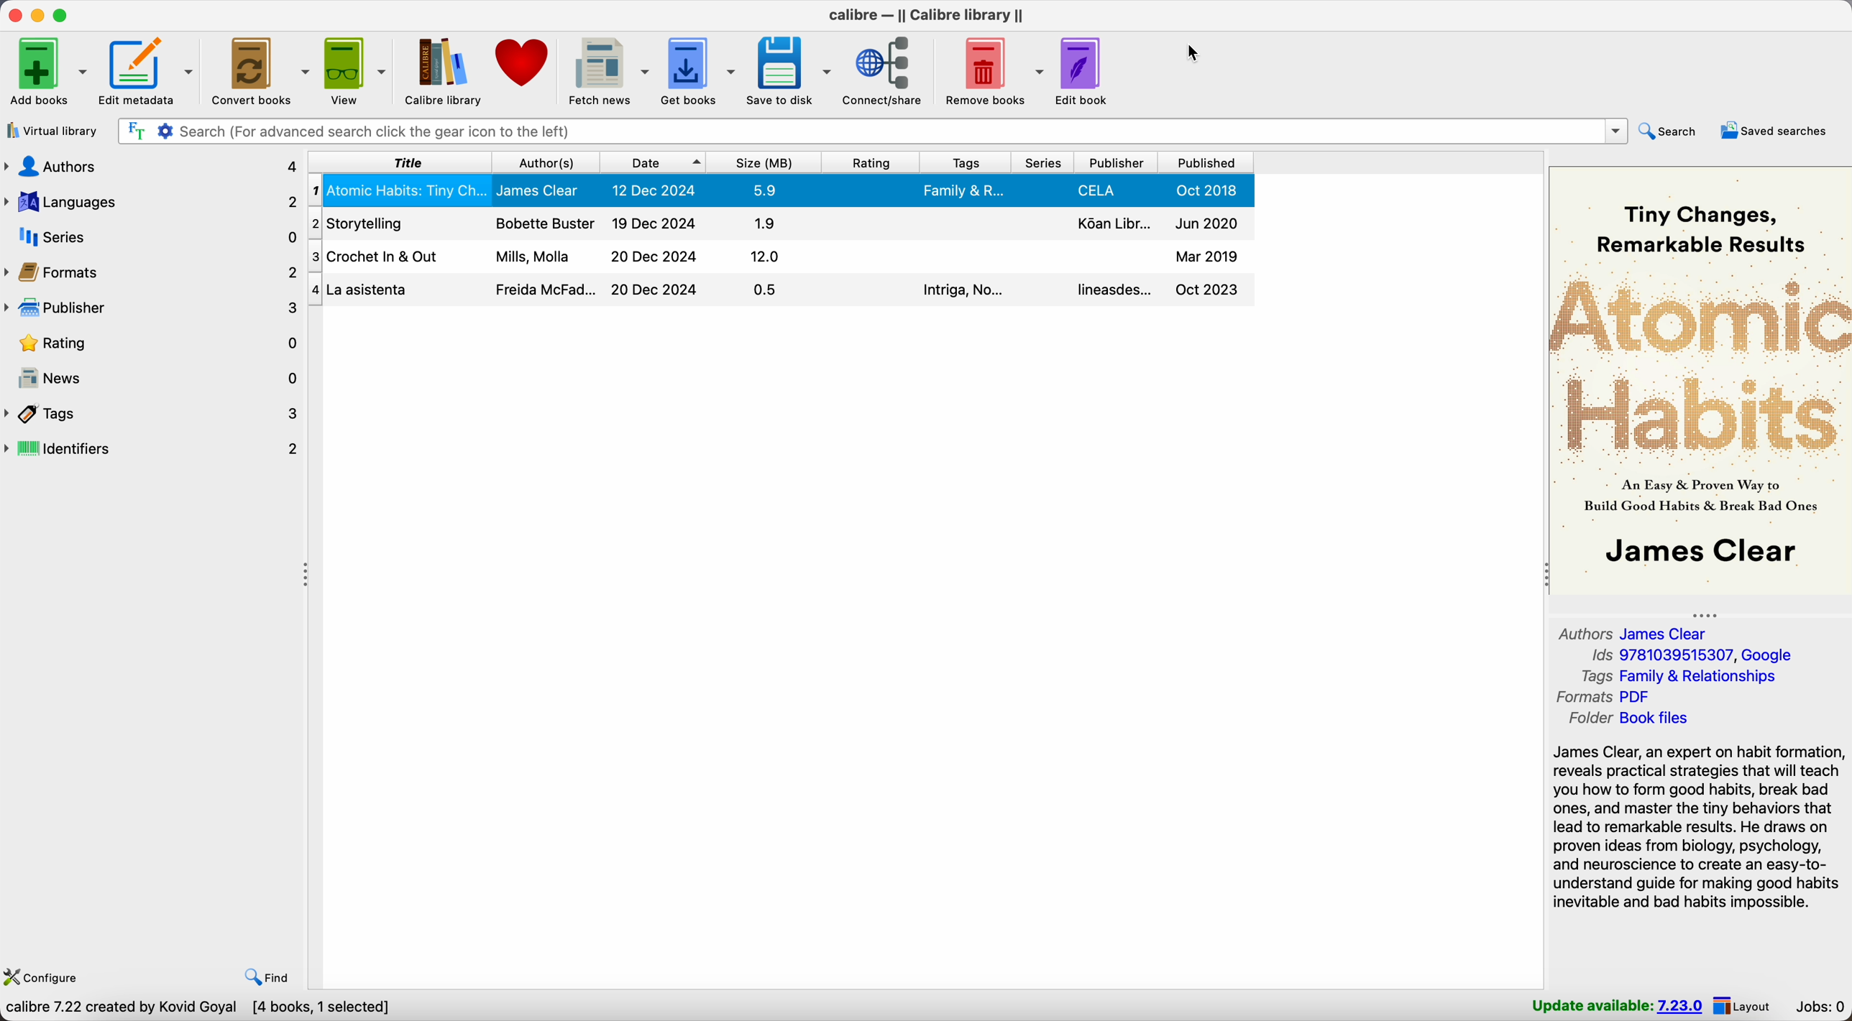 Image resolution: width=1852 pixels, height=1021 pixels. I want to click on rating, so click(152, 344).